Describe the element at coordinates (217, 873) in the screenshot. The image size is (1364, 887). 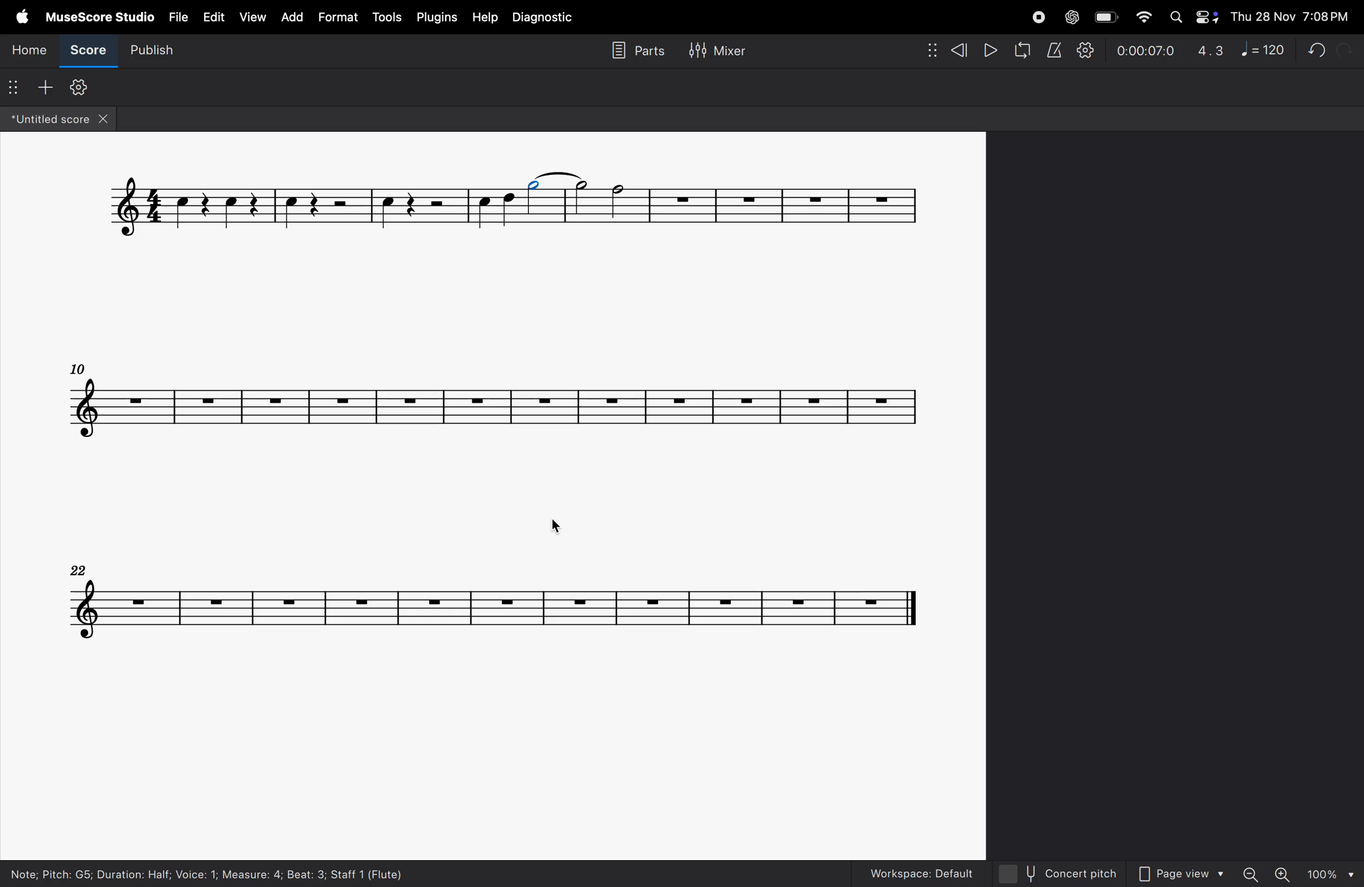
I see `Note; Pitch: G5; Duration: Quarter; Voice: 1; Measure: 4; Beat: 3; Staff 1 (Flute)` at that location.